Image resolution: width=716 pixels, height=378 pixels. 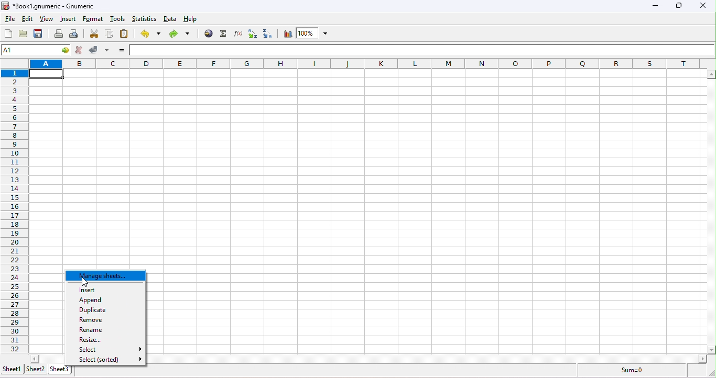 What do you see at coordinates (15, 205) in the screenshot?
I see `rows` at bounding box center [15, 205].